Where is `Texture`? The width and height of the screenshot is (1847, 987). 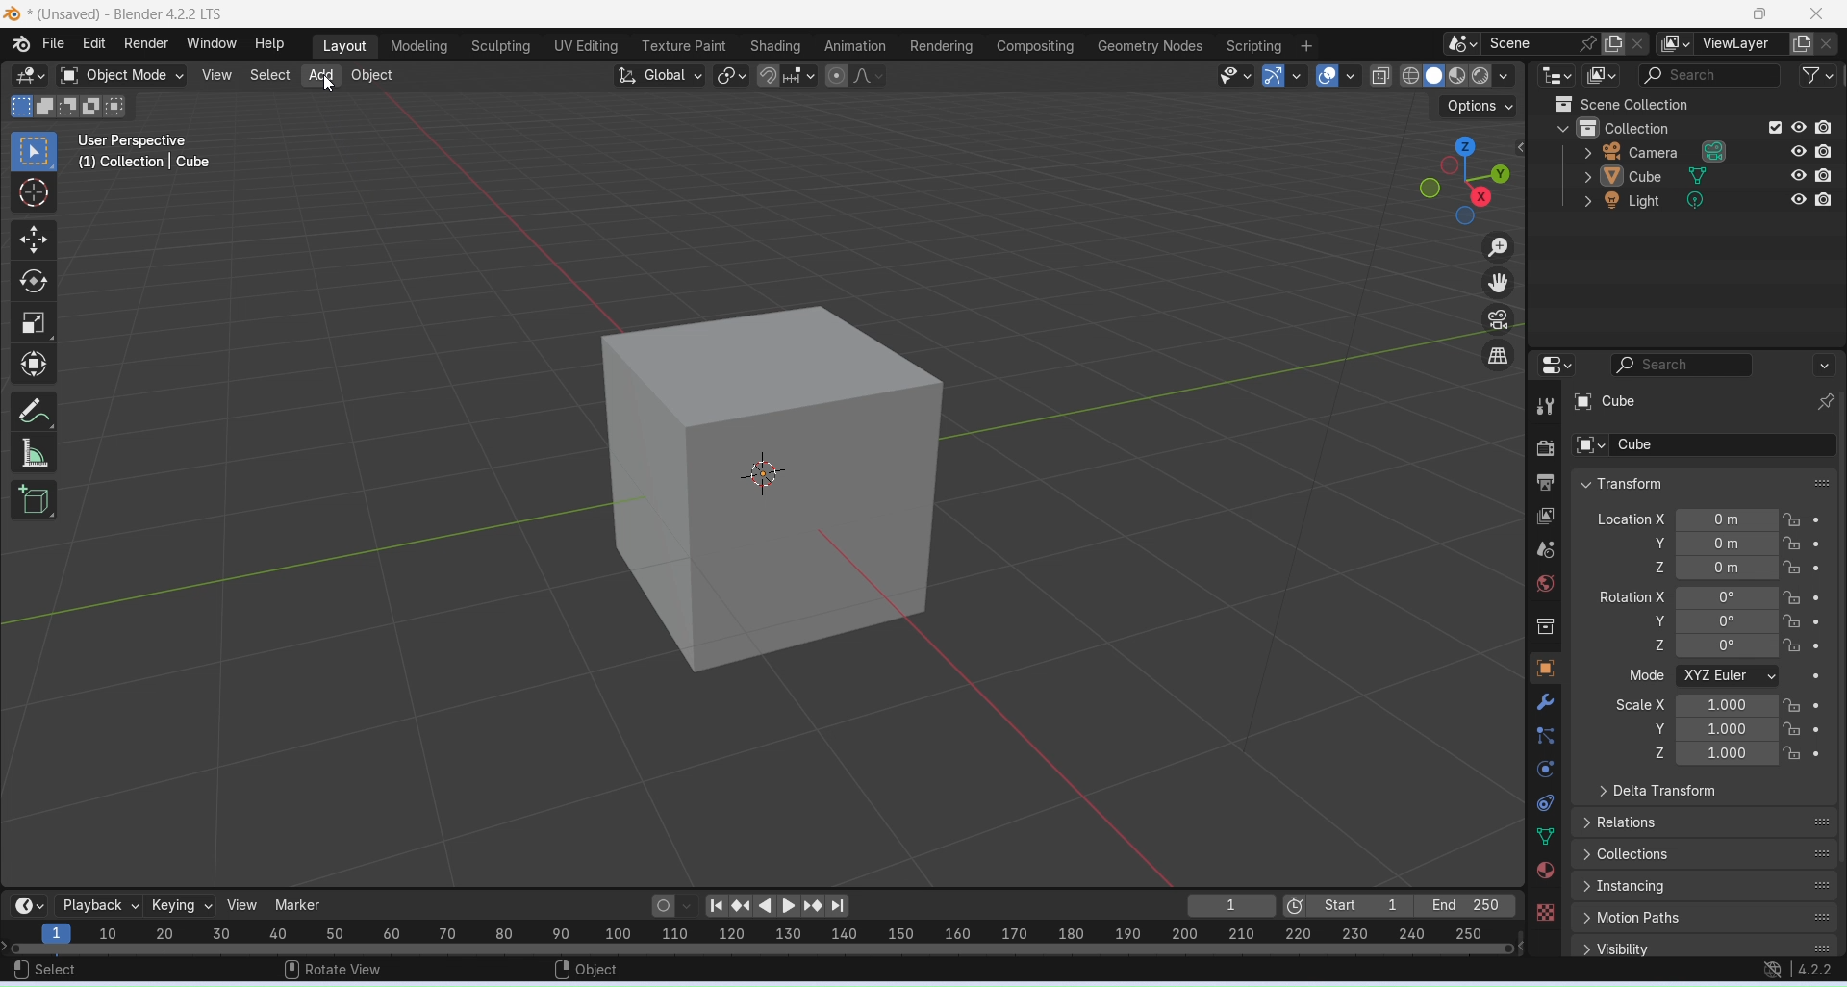 Texture is located at coordinates (1544, 912).